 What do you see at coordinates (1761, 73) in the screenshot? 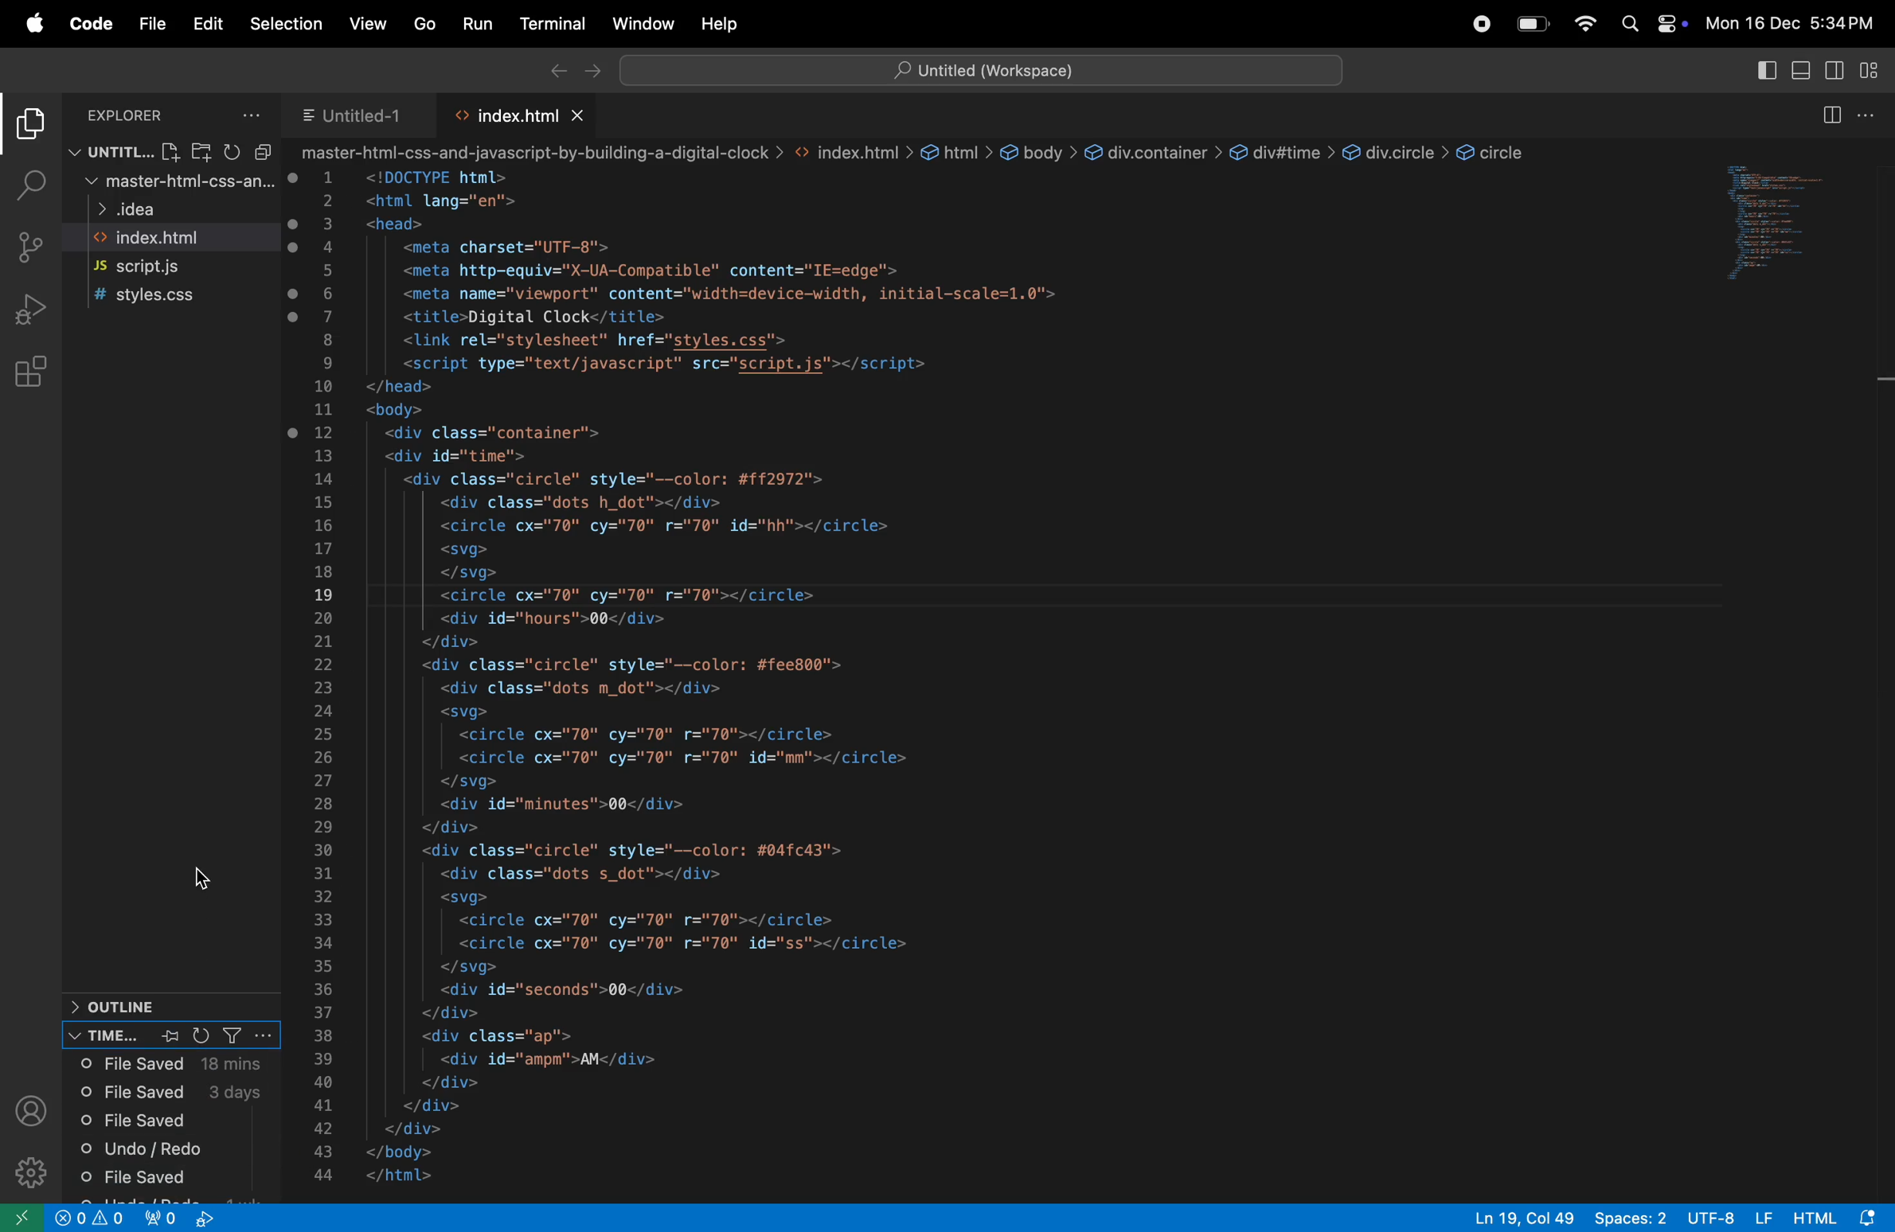
I see `split editor` at bounding box center [1761, 73].